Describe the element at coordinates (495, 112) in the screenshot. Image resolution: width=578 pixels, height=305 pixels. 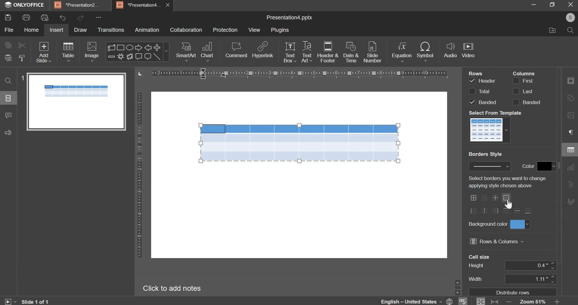
I see `select from template` at that location.